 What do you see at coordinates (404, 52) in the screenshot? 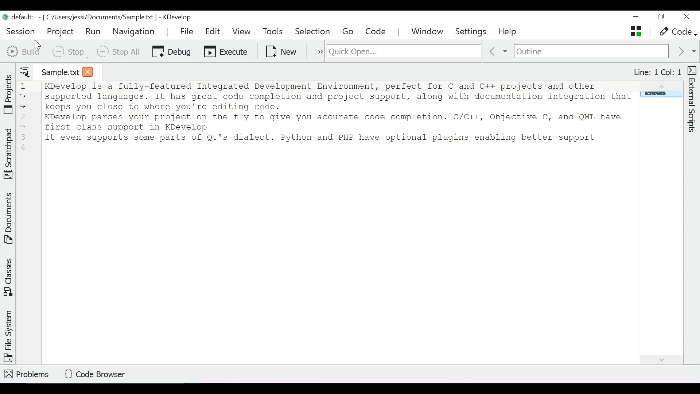
I see `Search for files, classes, functions and more` at bounding box center [404, 52].